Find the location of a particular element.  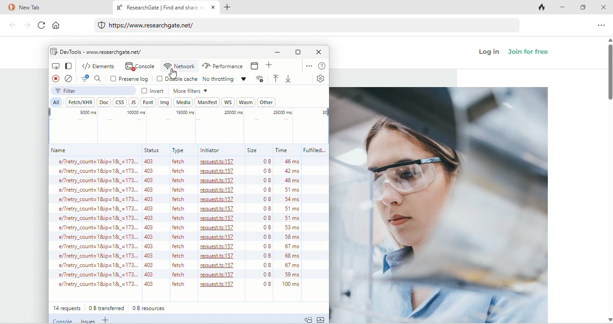

filter is located at coordinates (94, 91).